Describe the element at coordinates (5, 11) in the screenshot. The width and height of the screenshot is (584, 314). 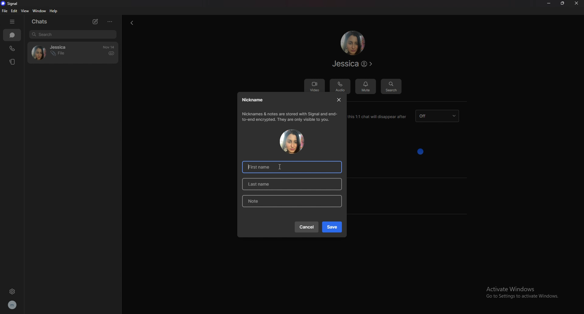
I see `file` at that location.